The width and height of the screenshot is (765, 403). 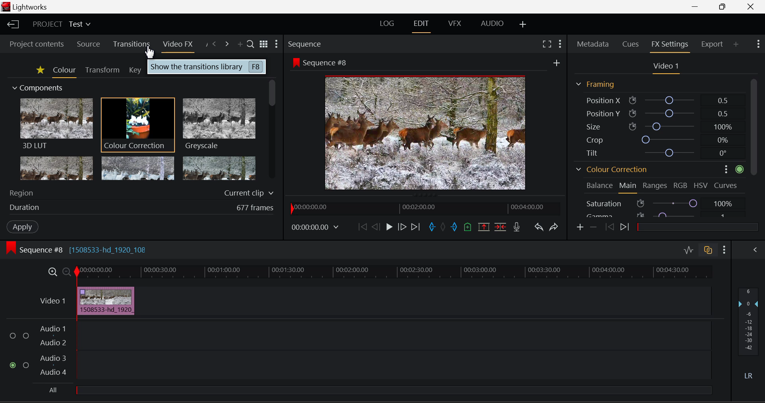 What do you see at coordinates (375, 227) in the screenshot?
I see `Go Back` at bounding box center [375, 227].